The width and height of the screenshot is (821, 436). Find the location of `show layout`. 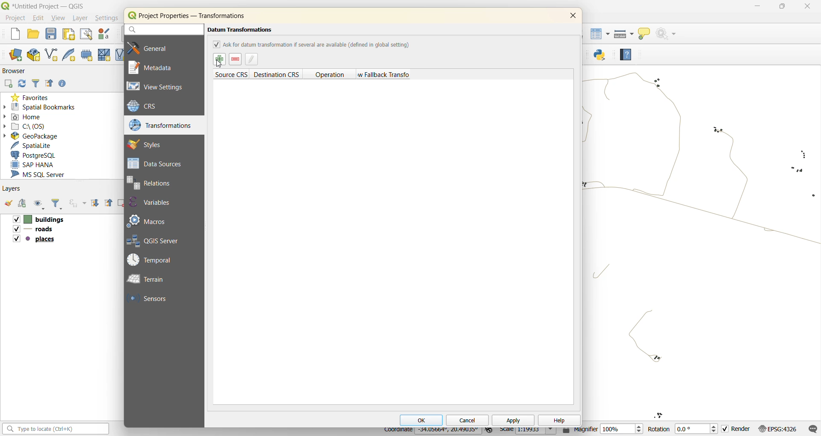

show layout is located at coordinates (84, 34).